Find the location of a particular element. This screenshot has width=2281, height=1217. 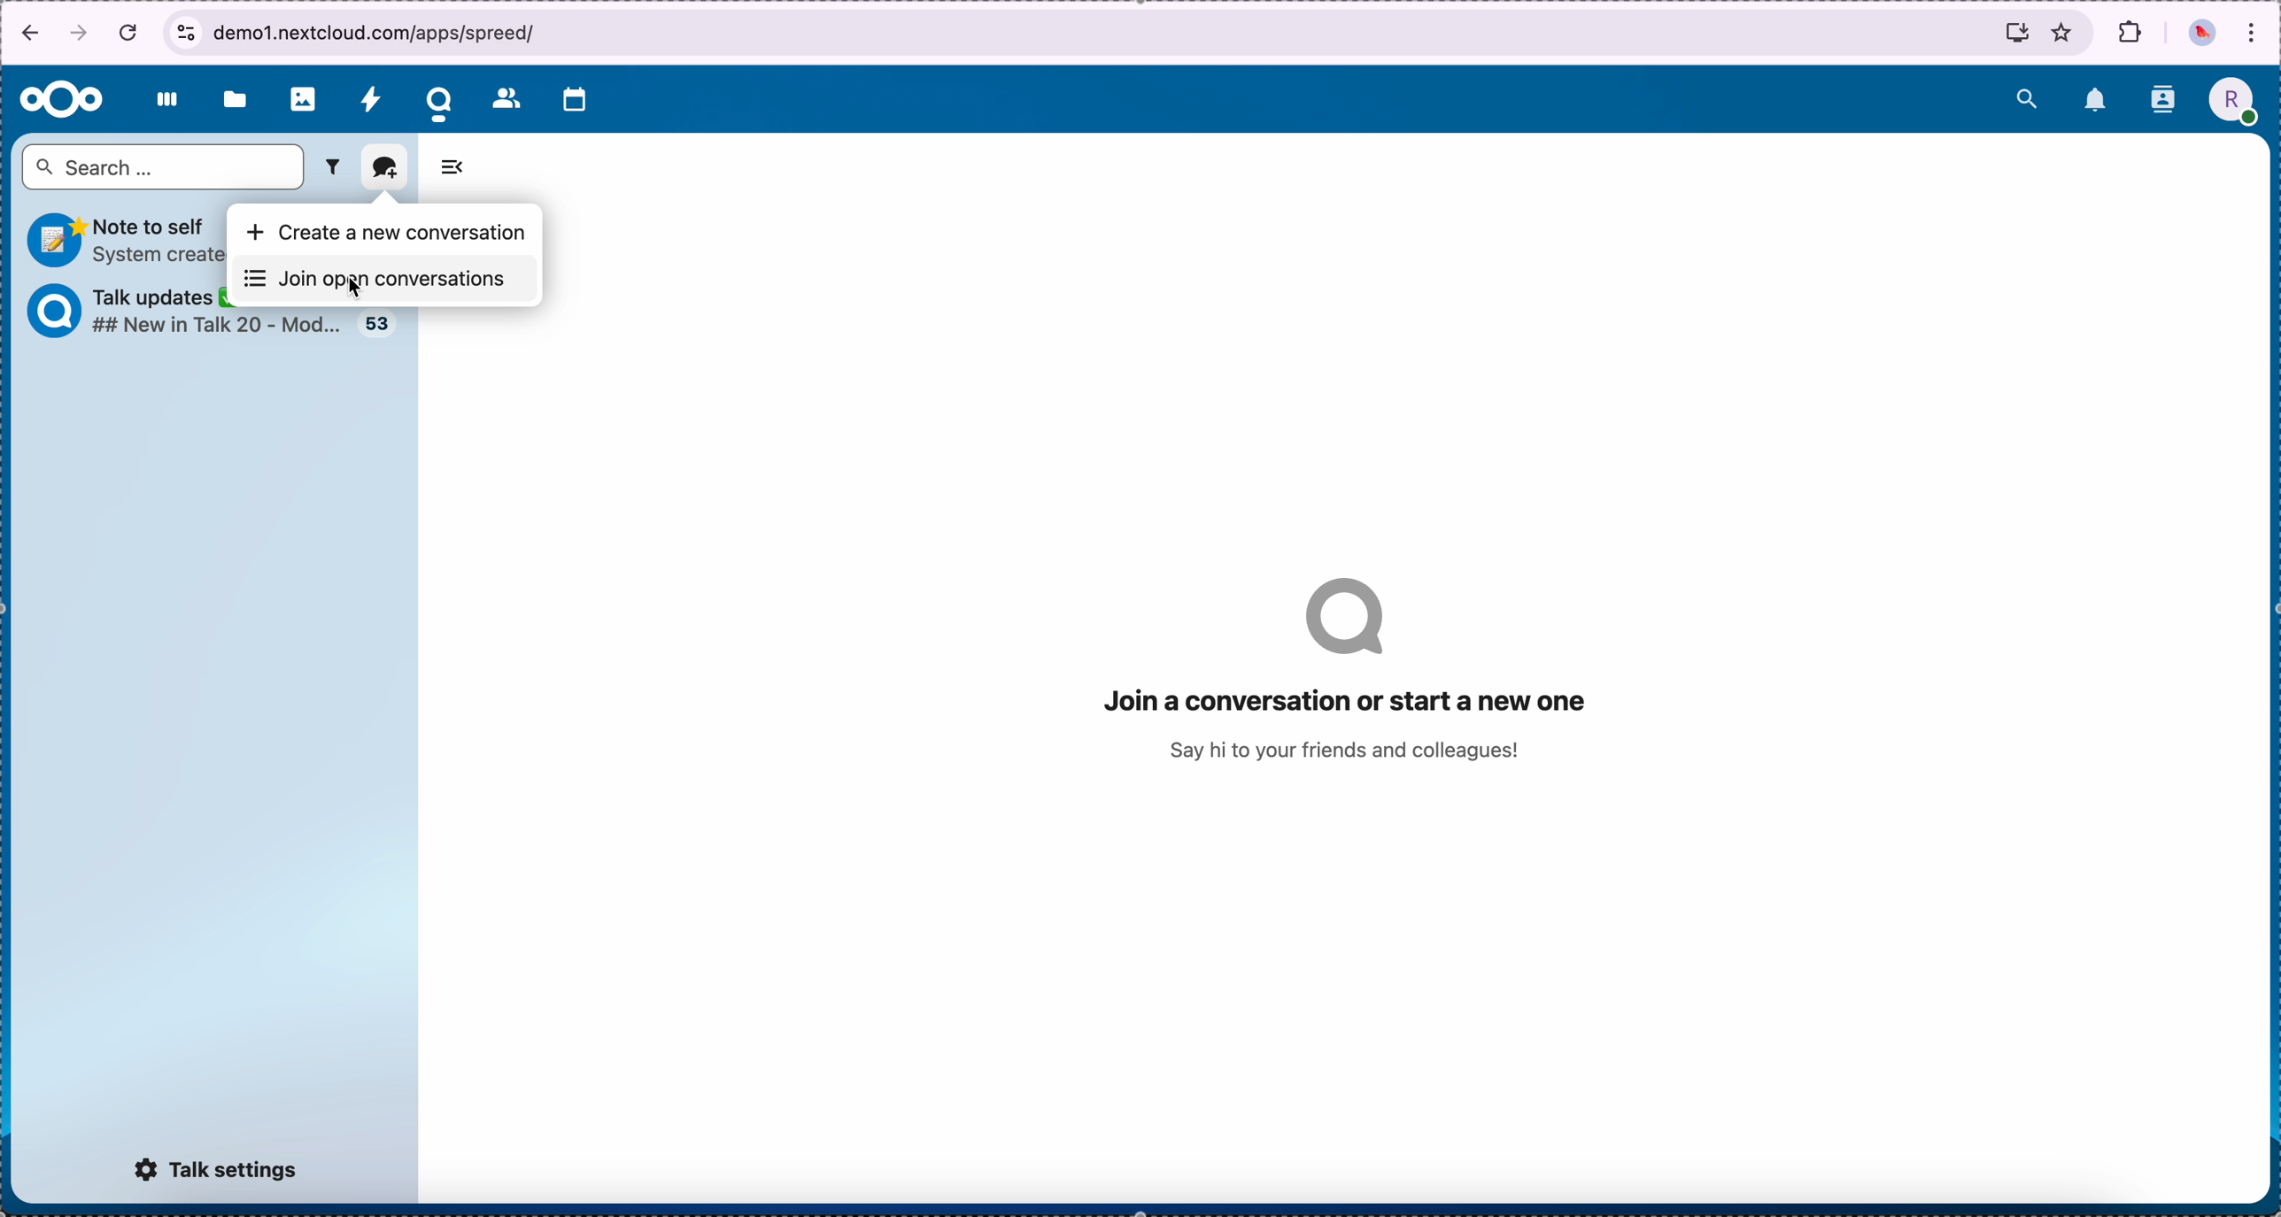

customize and control Google Chrome is located at coordinates (2253, 37).